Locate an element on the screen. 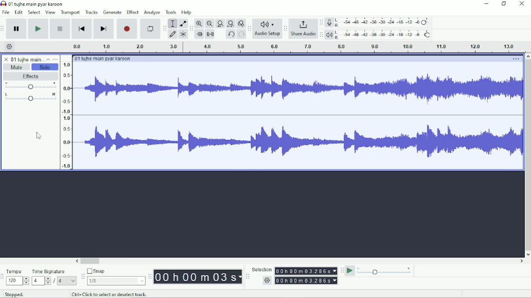 The image size is (531, 298). Play-at-speed is located at coordinates (350, 271).